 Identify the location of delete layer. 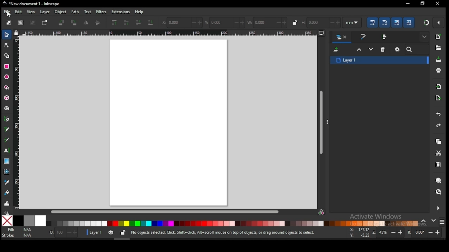
(383, 49).